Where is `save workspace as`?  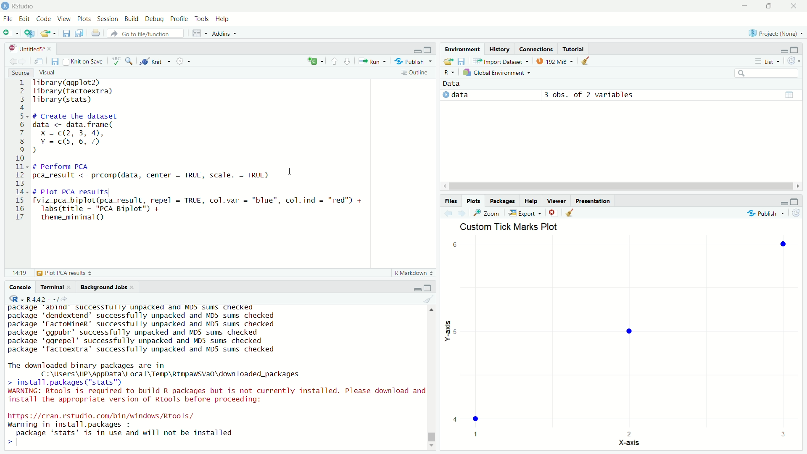 save workspace as is located at coordinates (463, 60).